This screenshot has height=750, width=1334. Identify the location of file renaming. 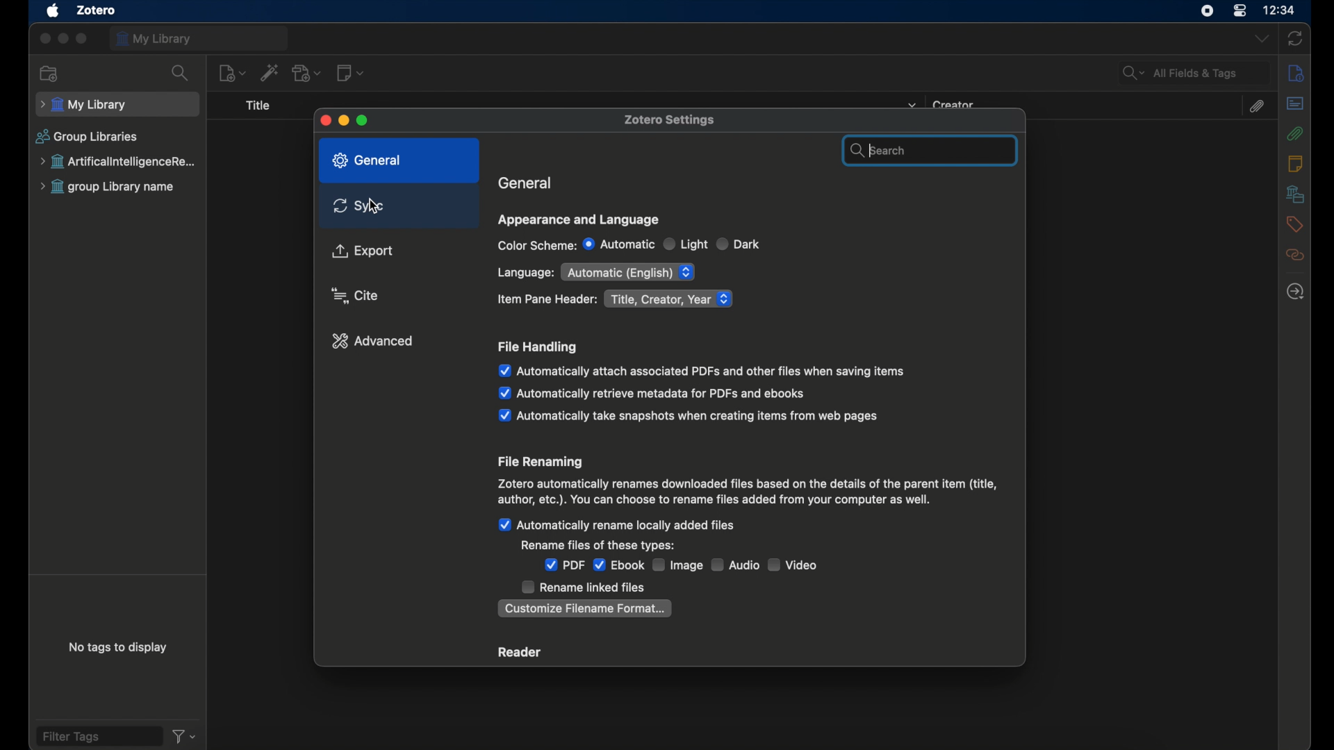
(543, 462).